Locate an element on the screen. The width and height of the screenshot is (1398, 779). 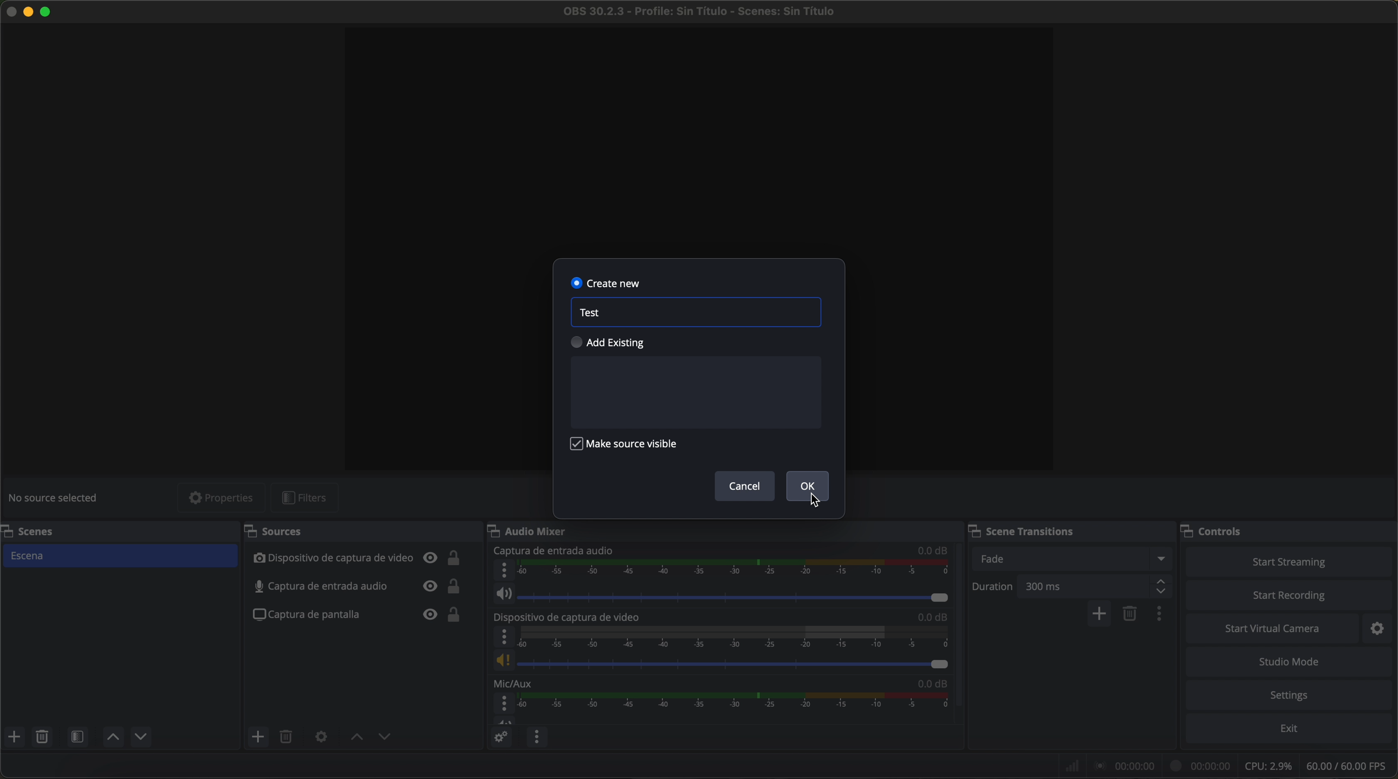
click on add source is located at coordinates (261, 738).